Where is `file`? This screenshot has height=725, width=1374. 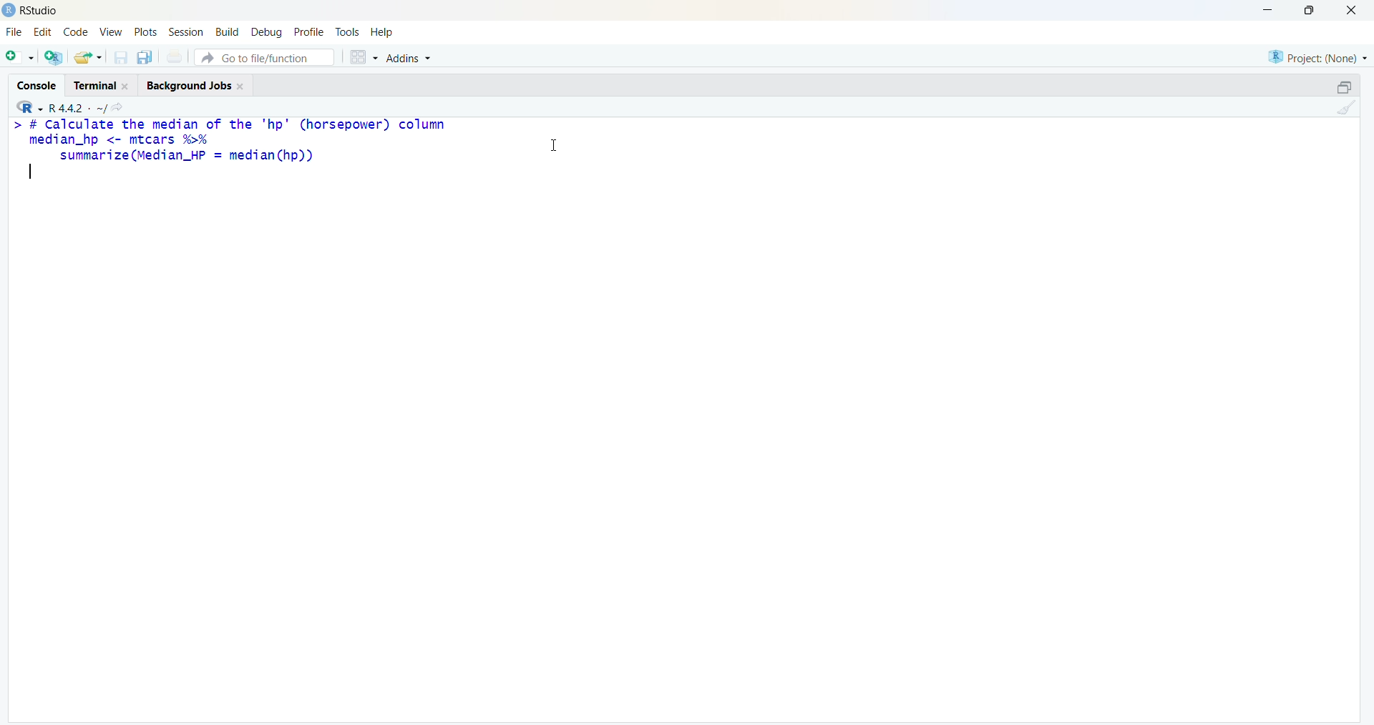
file is located at coordinates (14, 31).